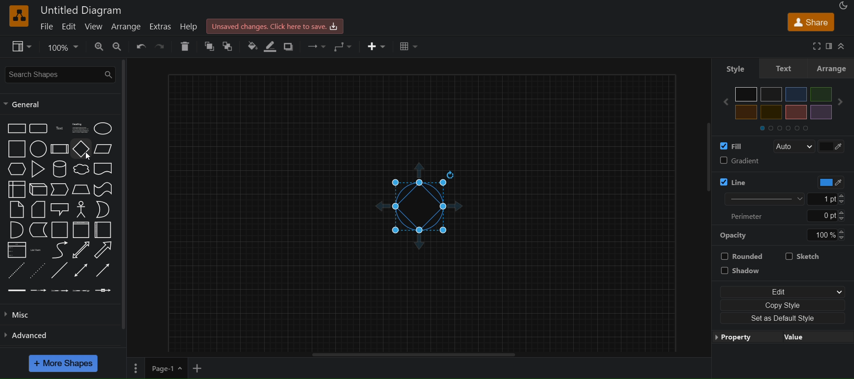 This screenshot has height=379, width=854. Describe the element at coordinates (16, 149) in the screenshot. I see `square` at that location.